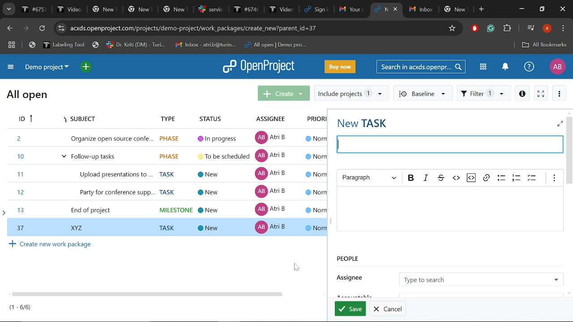 The height and width of the screenshot is (322, 573). What do you see at coordinates (544, 46) in the screenshot?
I see `All bookmarks` at bounding box center [544, 46].